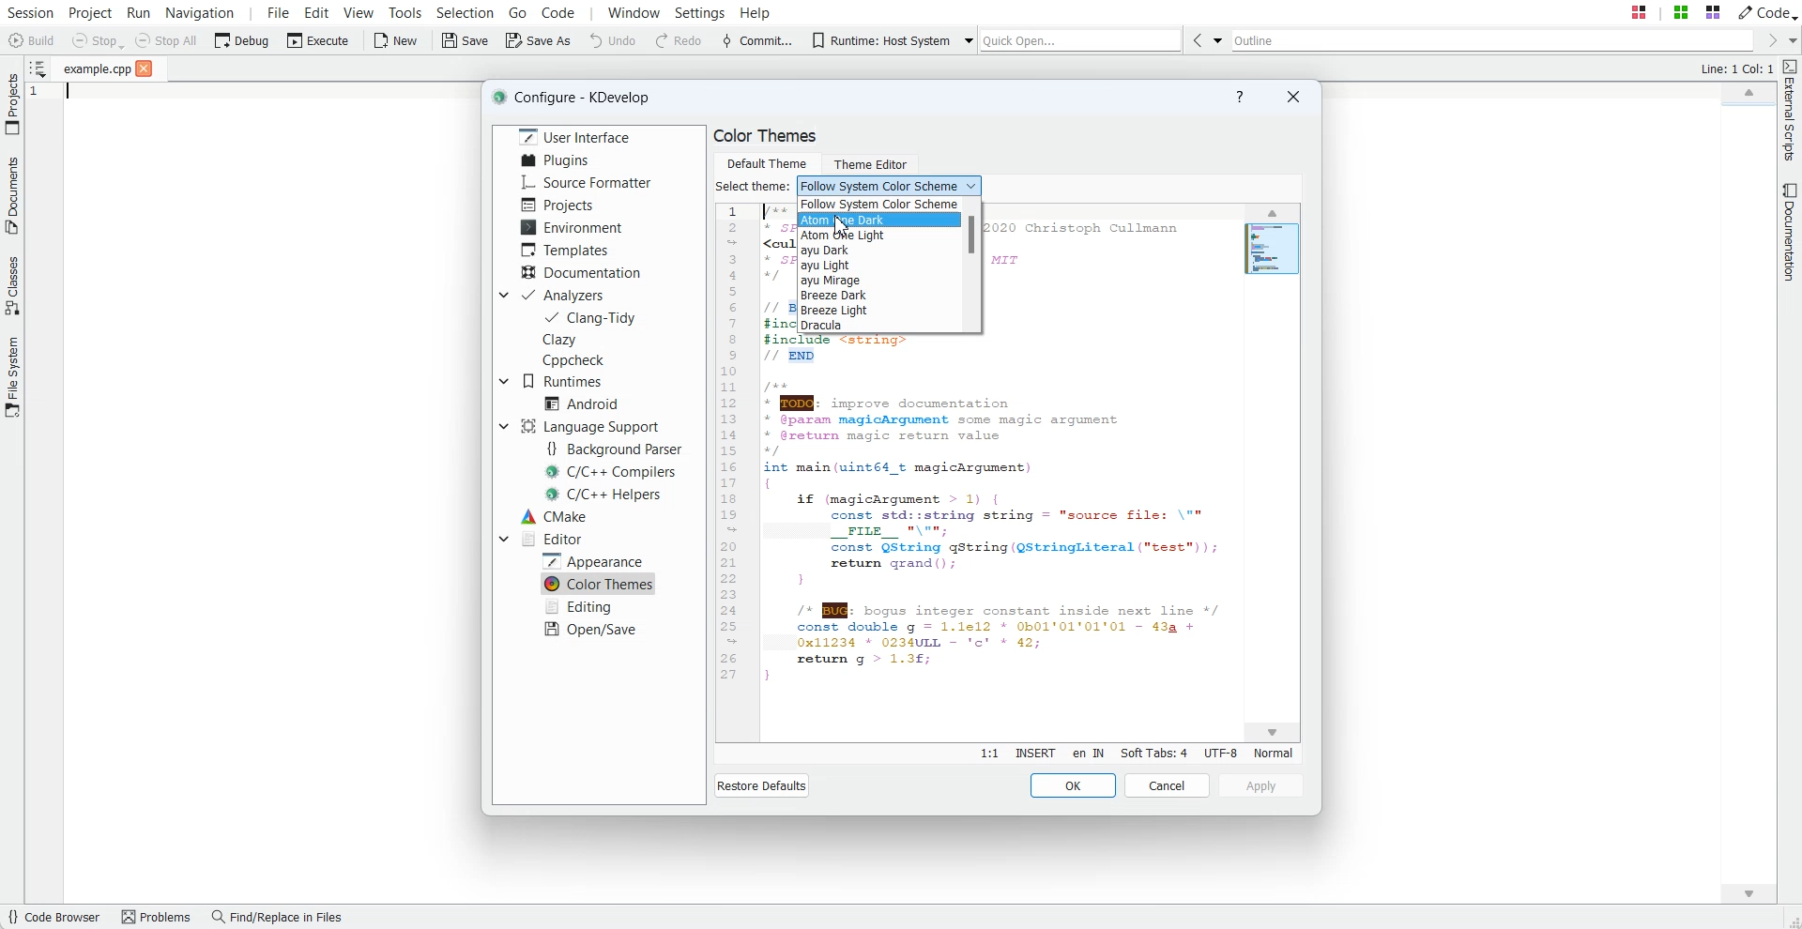 This screenshot has width=1802, height=929. I want to click on Android, so click(582, 403).